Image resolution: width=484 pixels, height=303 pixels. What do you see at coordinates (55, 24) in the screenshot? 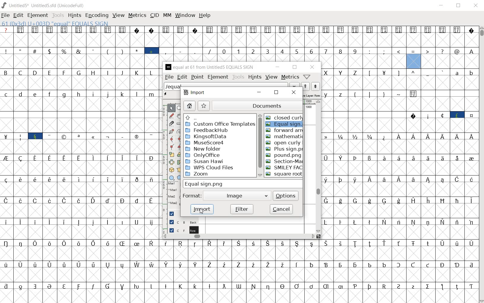
I see `61(0x3d) U+003D "EQUAL" EQUALS SIGN` at bounding box center [55, 24].